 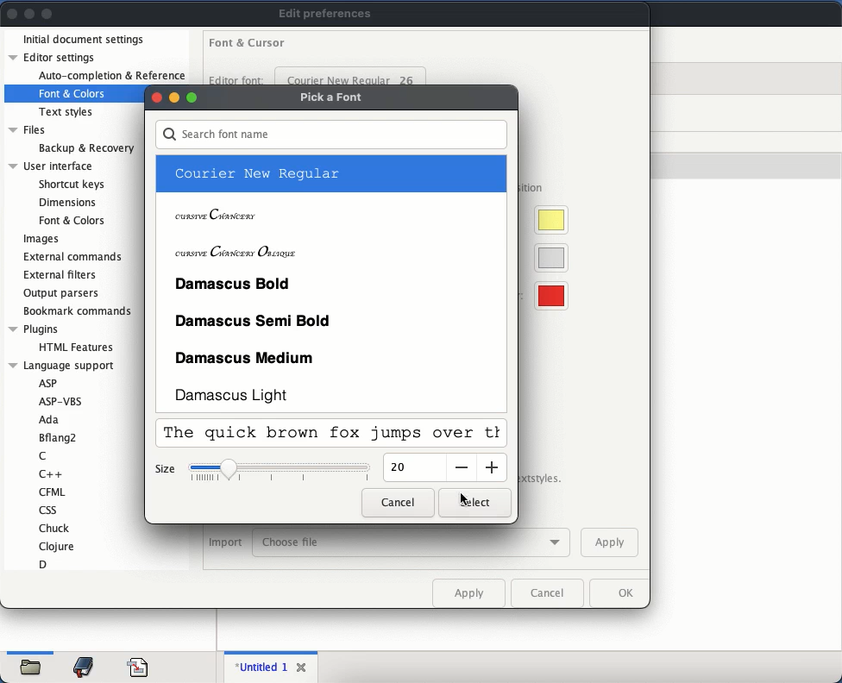 What do you see at coordinates (331, 97) in the screenshot?
I see `pick font` at bounding box center [331, 97].